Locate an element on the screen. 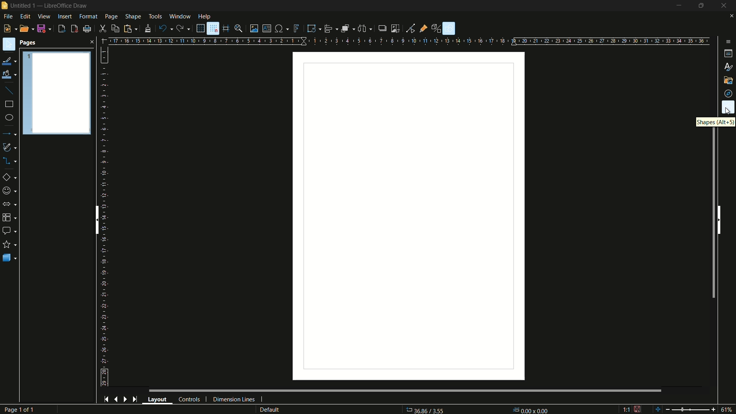  pages is located at coordinates (28, 43).